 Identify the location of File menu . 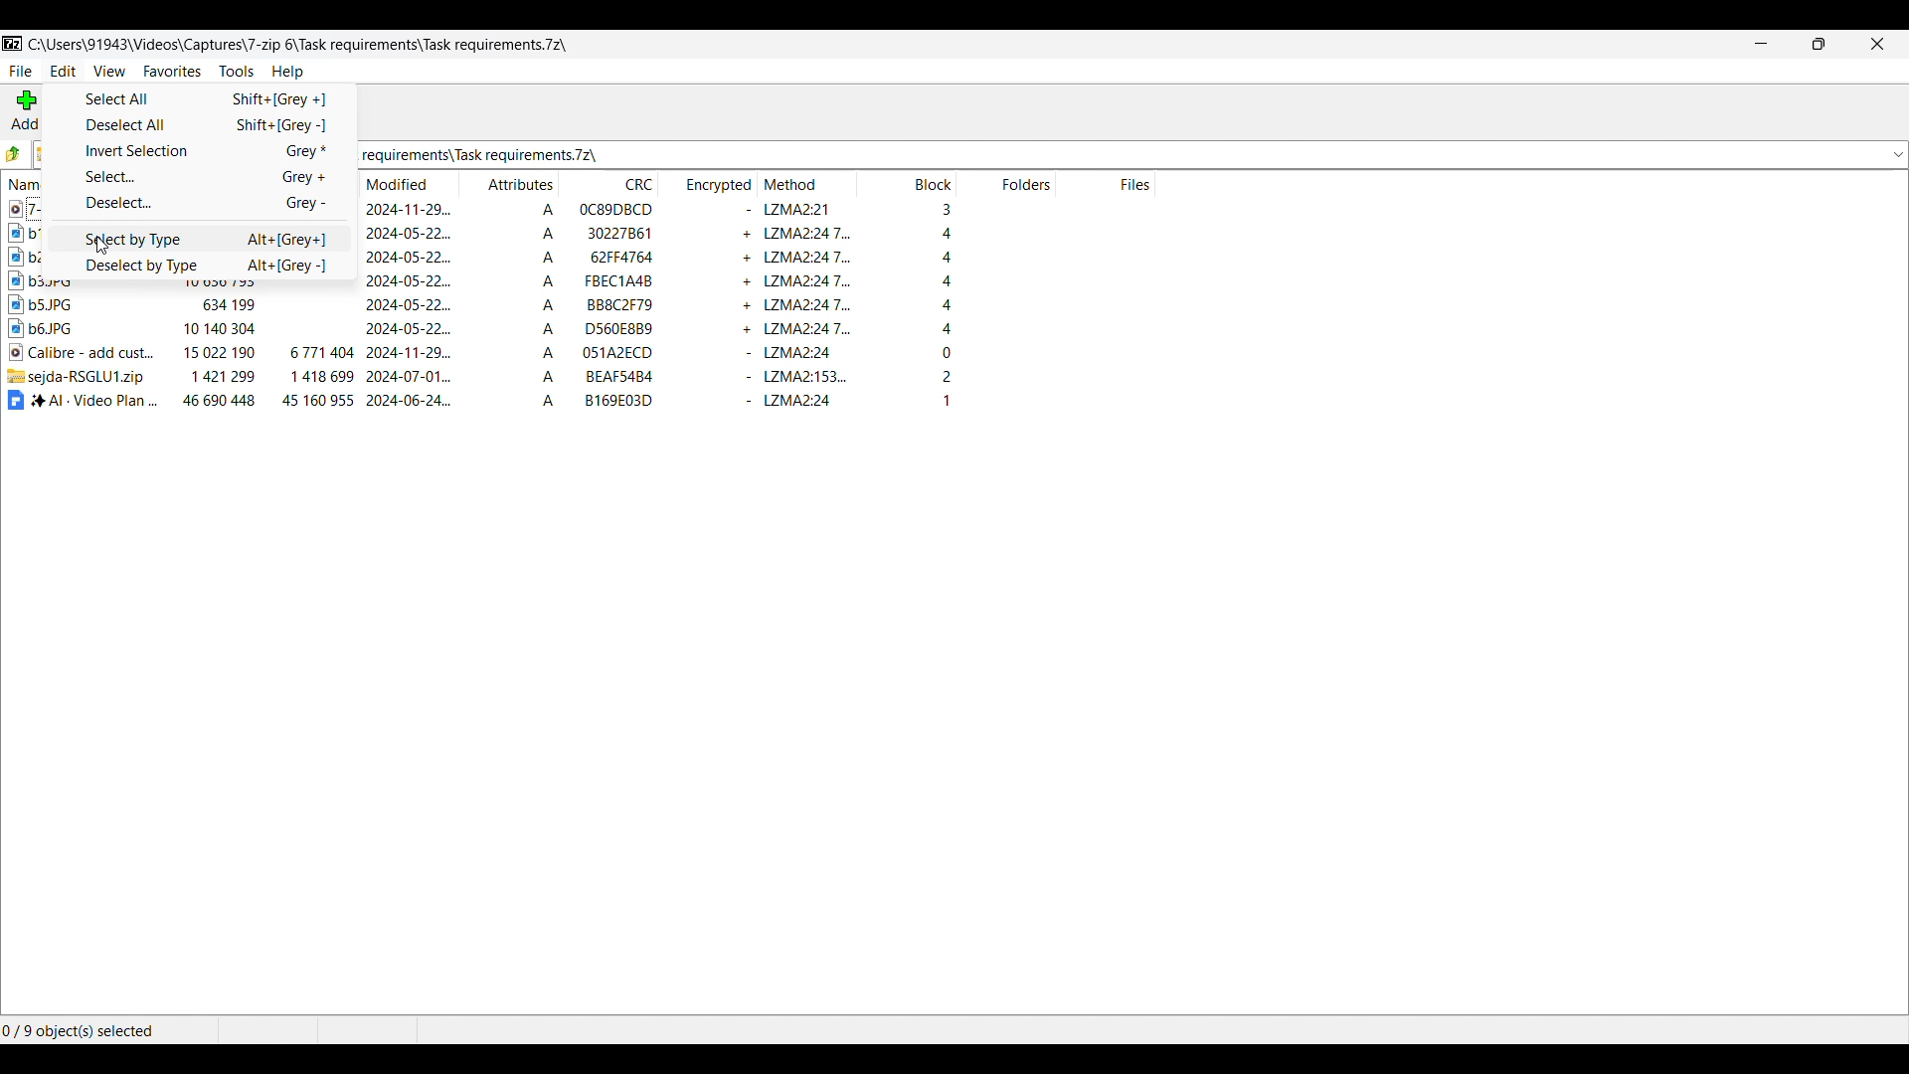
(20, 71).